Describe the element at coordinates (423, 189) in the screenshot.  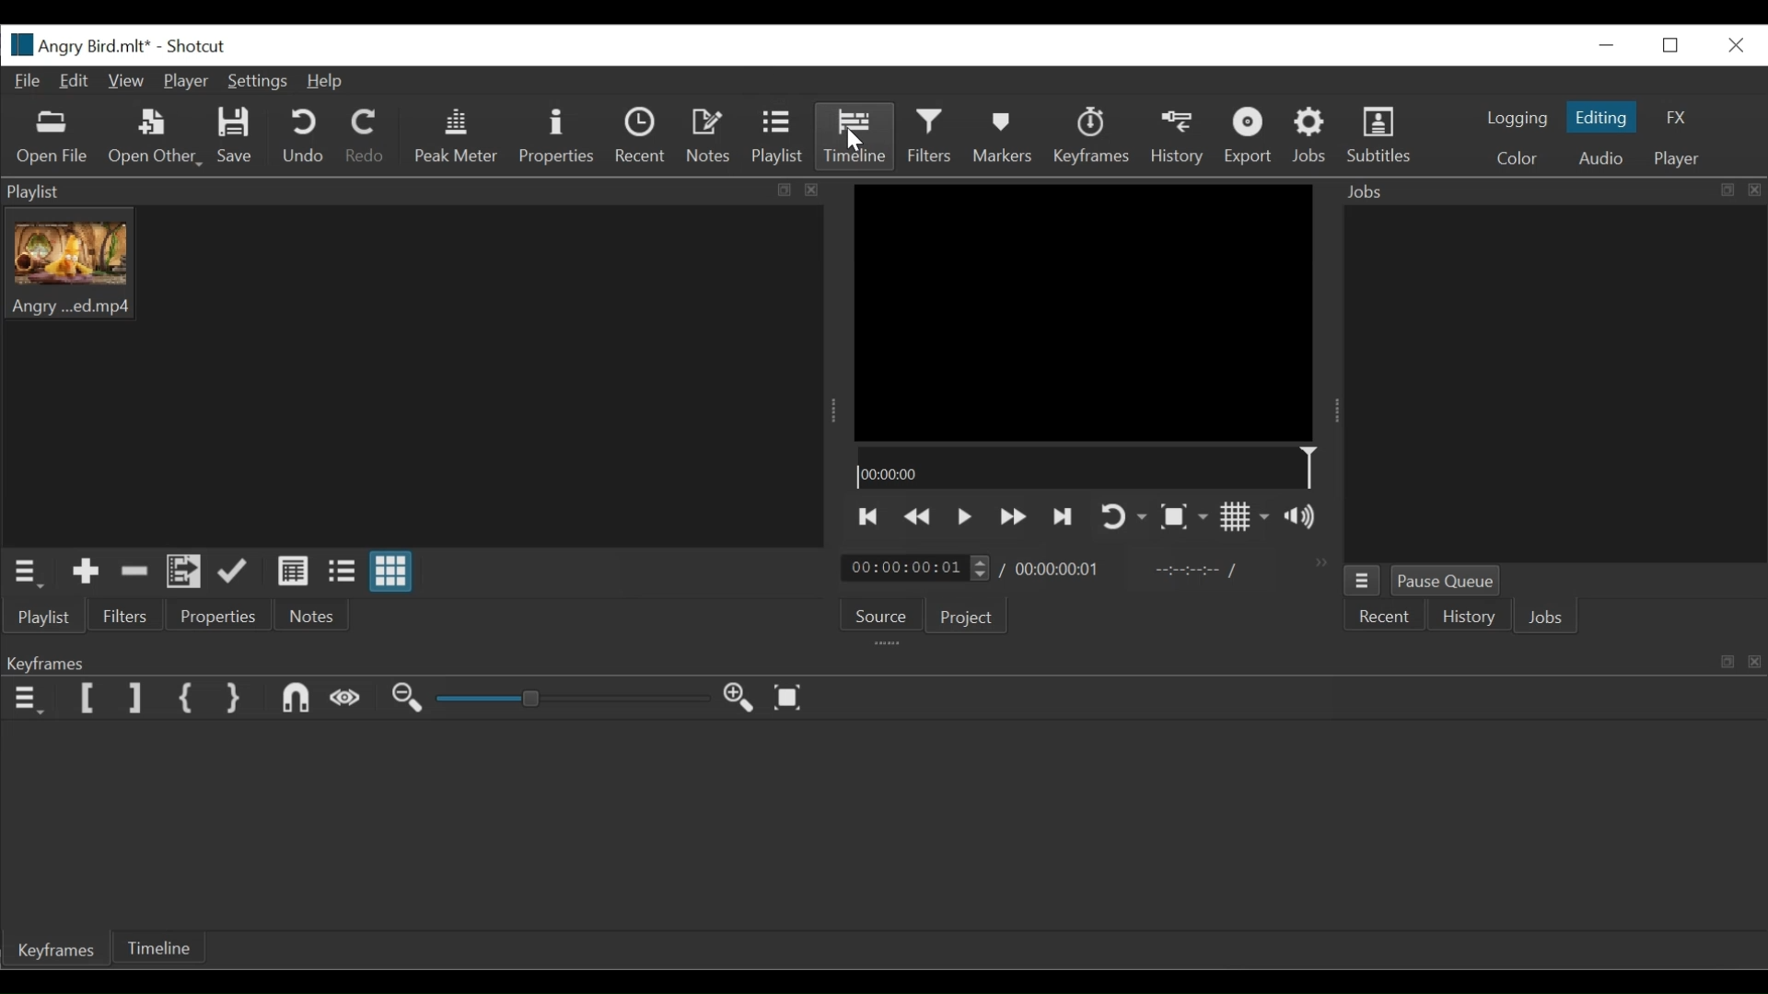
I see `Playlist Panel` at that location.